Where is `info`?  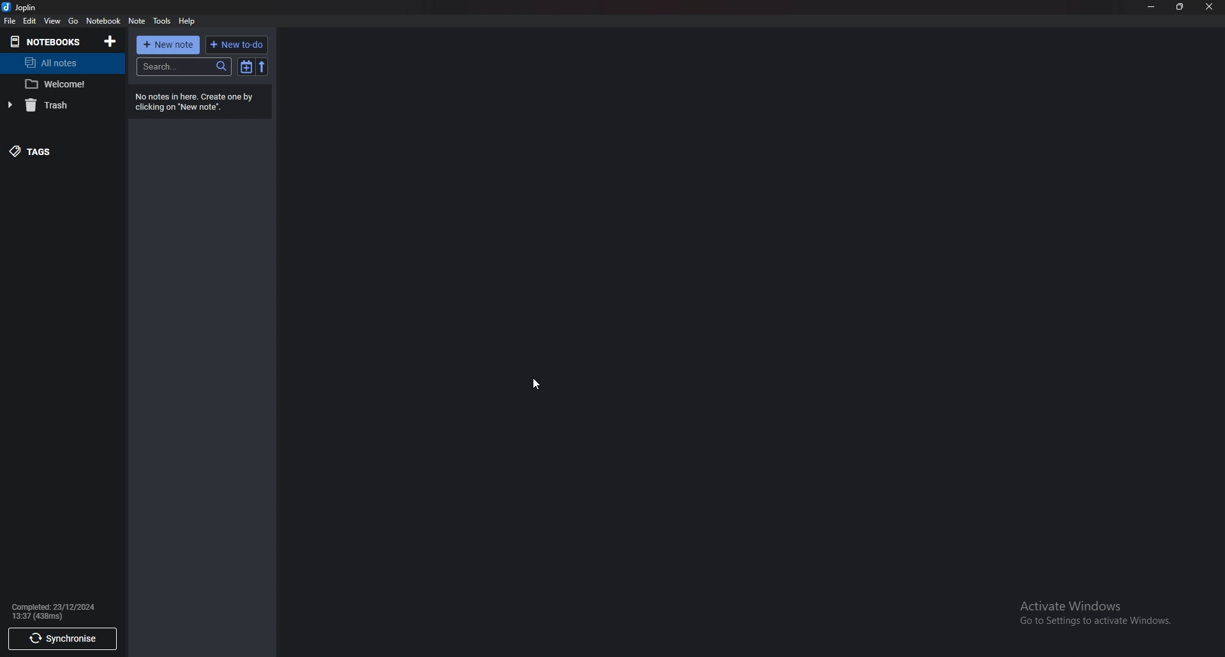 info is located at coordinates (204, 100).